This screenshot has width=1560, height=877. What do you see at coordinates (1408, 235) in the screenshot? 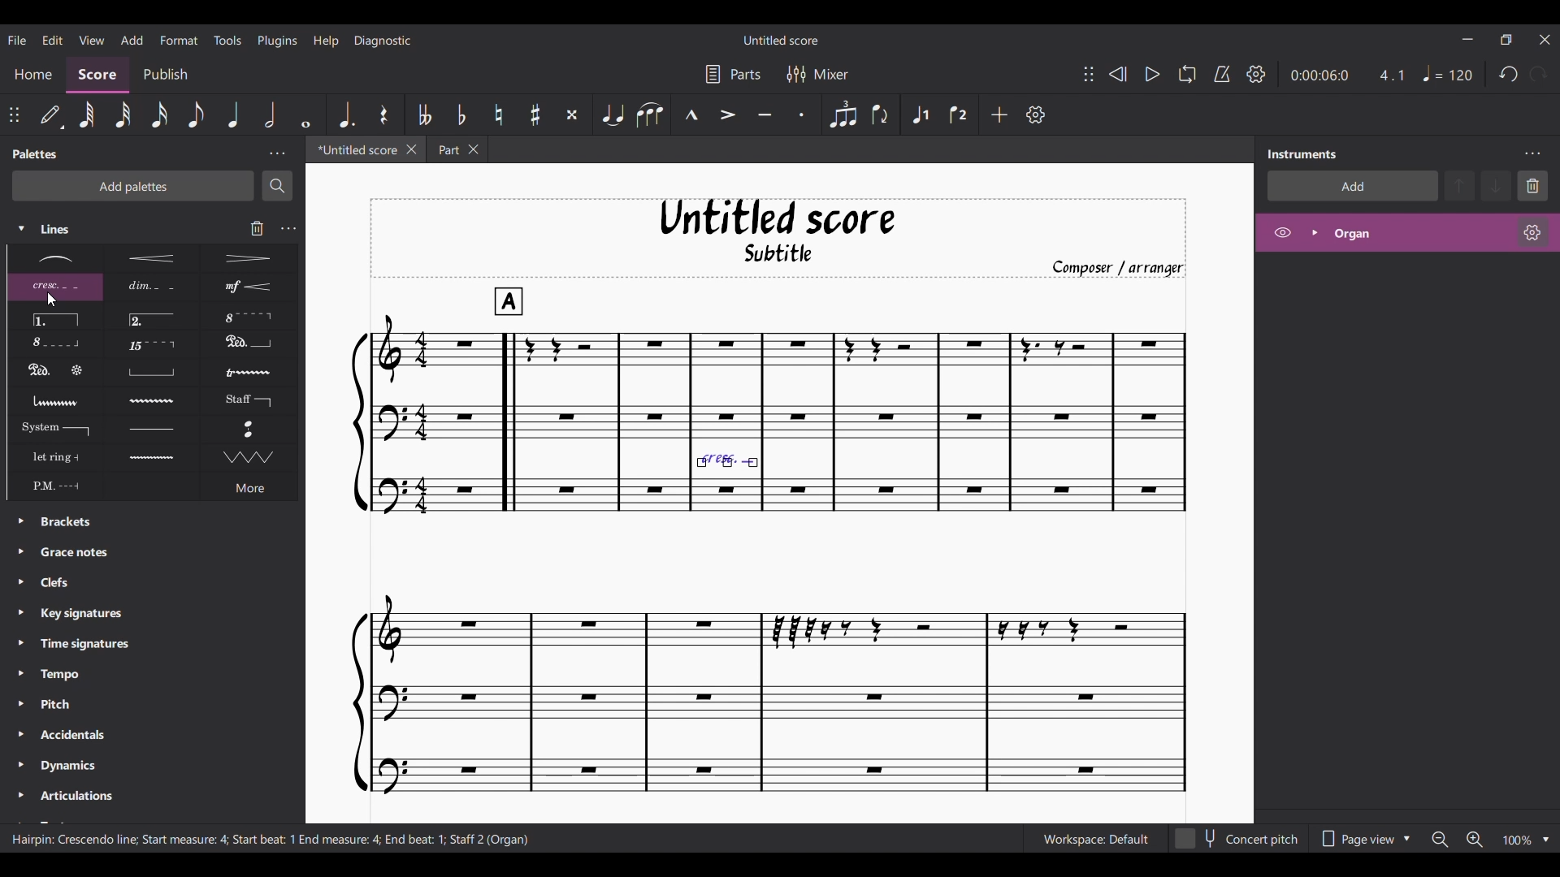
I see `opem` at bounding box center [1408, 235].